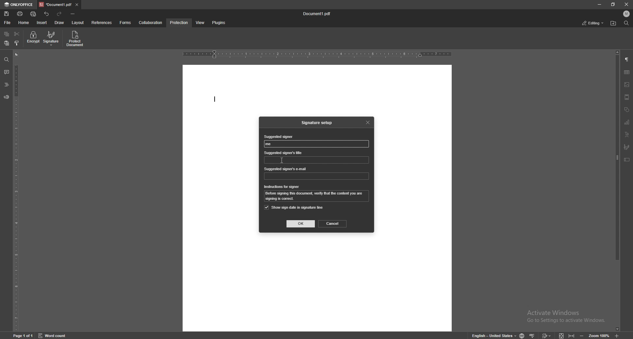 The height and width of the screenshot is (339, 633). What do you see at coordinates (559, 335) in the screenshot?
I see `fit to screen` at bounding box center [559, 335].